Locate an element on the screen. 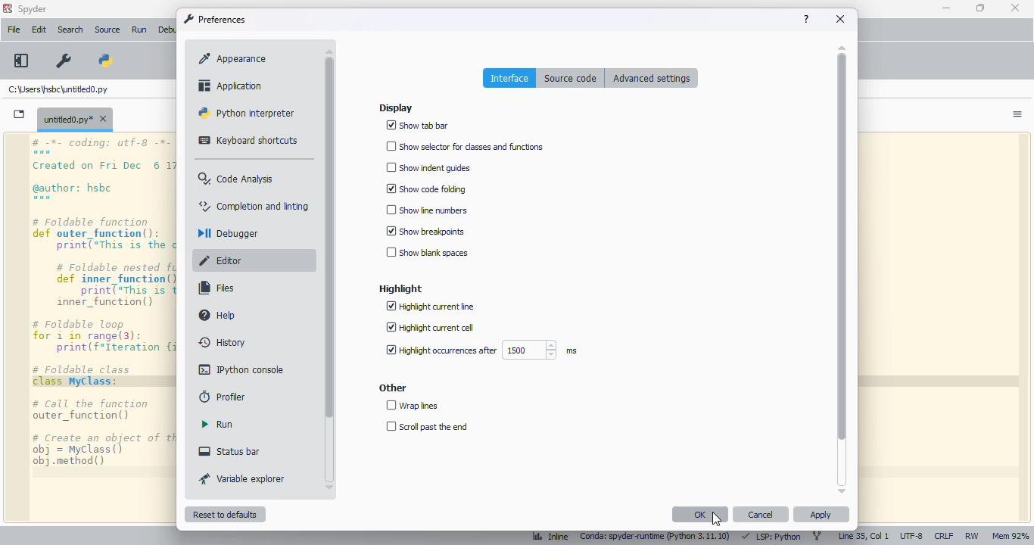 The image size is (1034, 545). search is located at coordinates (70, 30).